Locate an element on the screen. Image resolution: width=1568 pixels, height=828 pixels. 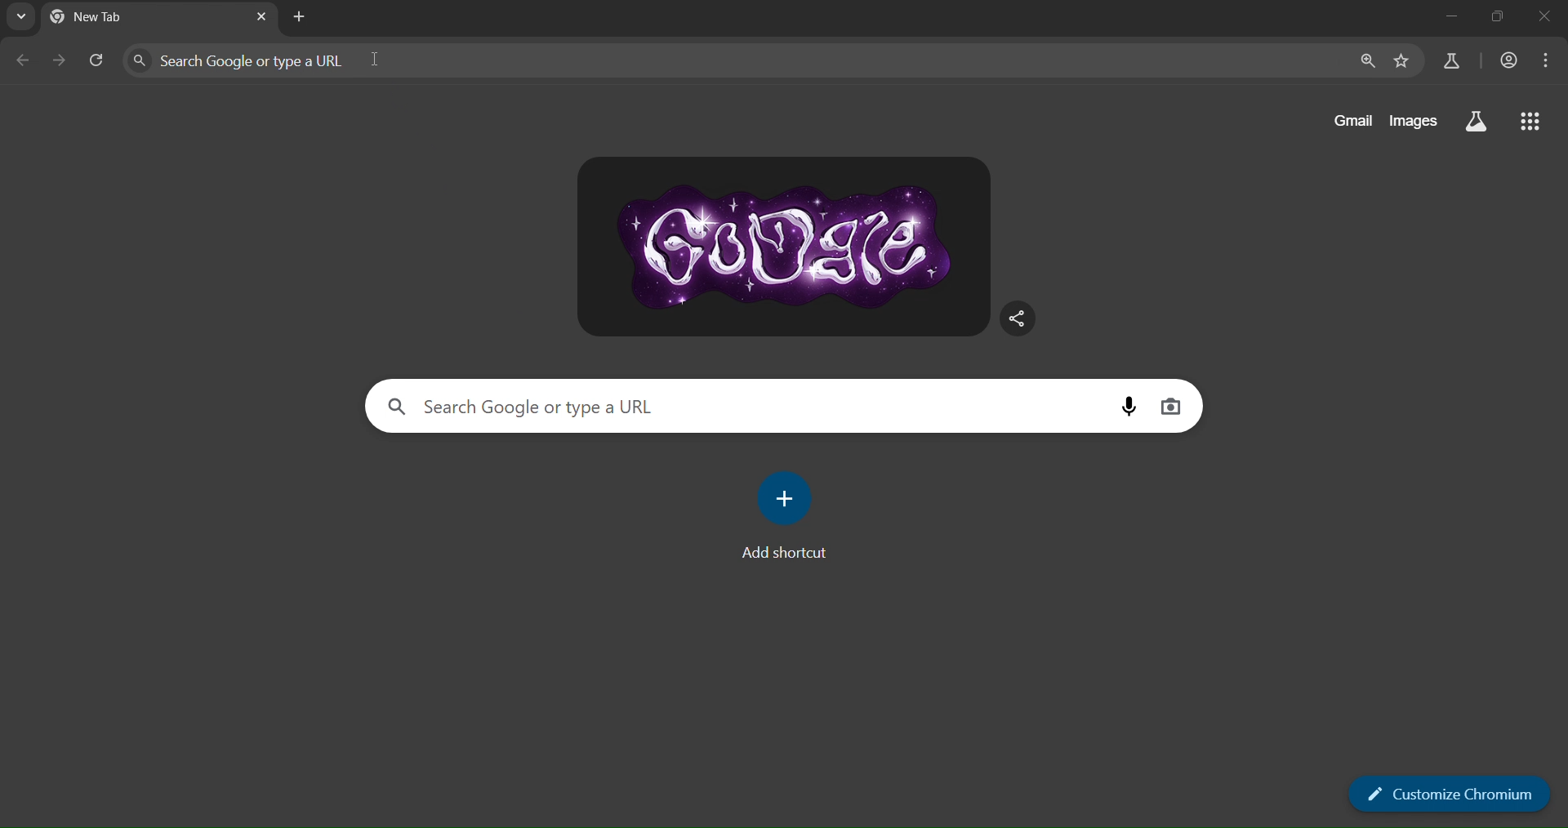
share is located at coordinates (1017, 317).